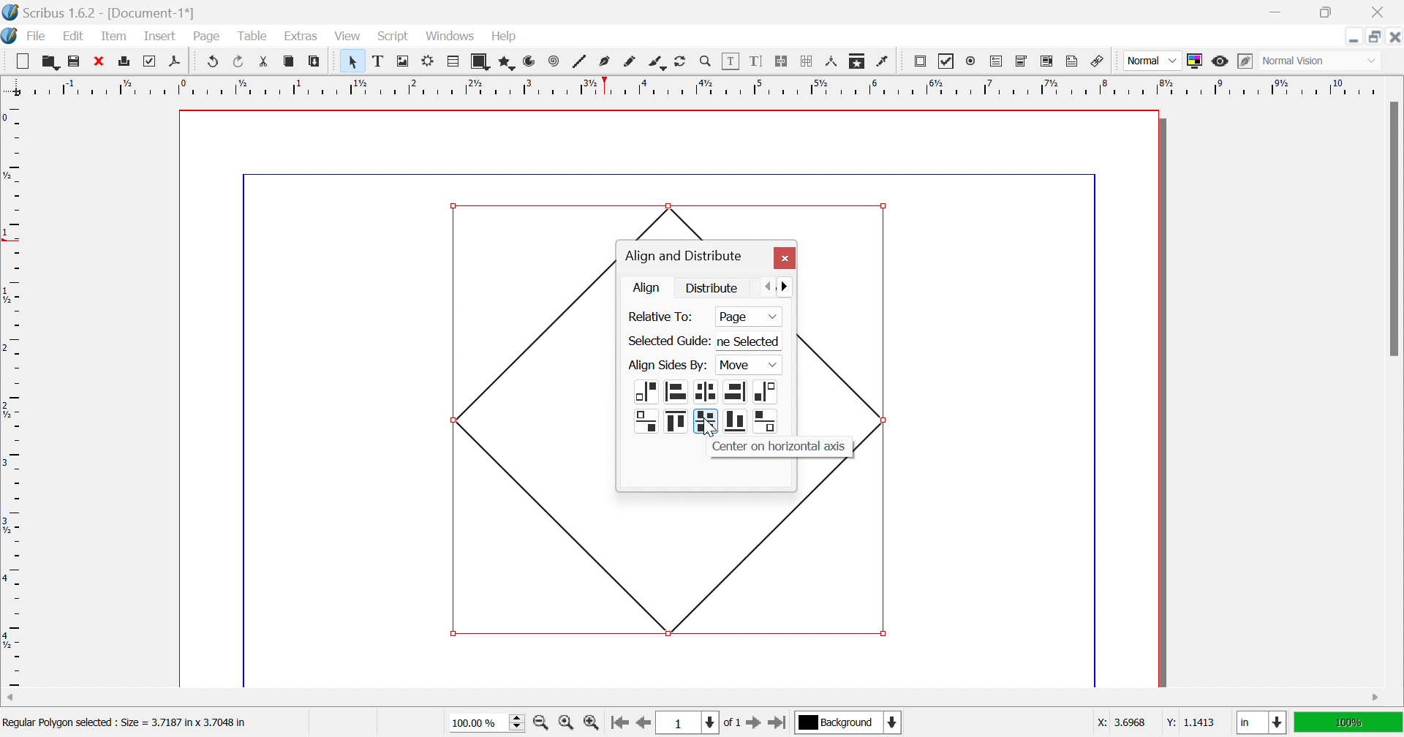 The width and height of the screenshot is (1404, 737). I want to click on Center on horizontal axis, so click(777, 447).